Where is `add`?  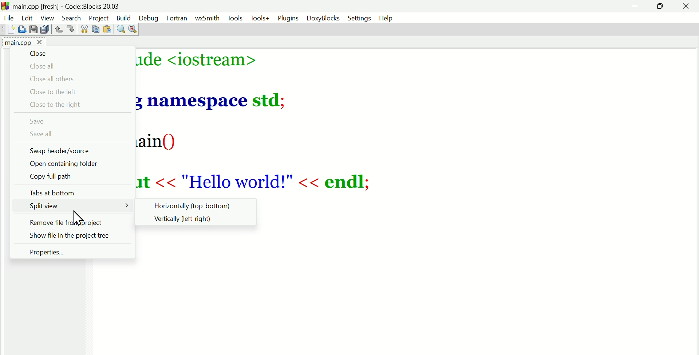
add is located at coordinates (11, 30).